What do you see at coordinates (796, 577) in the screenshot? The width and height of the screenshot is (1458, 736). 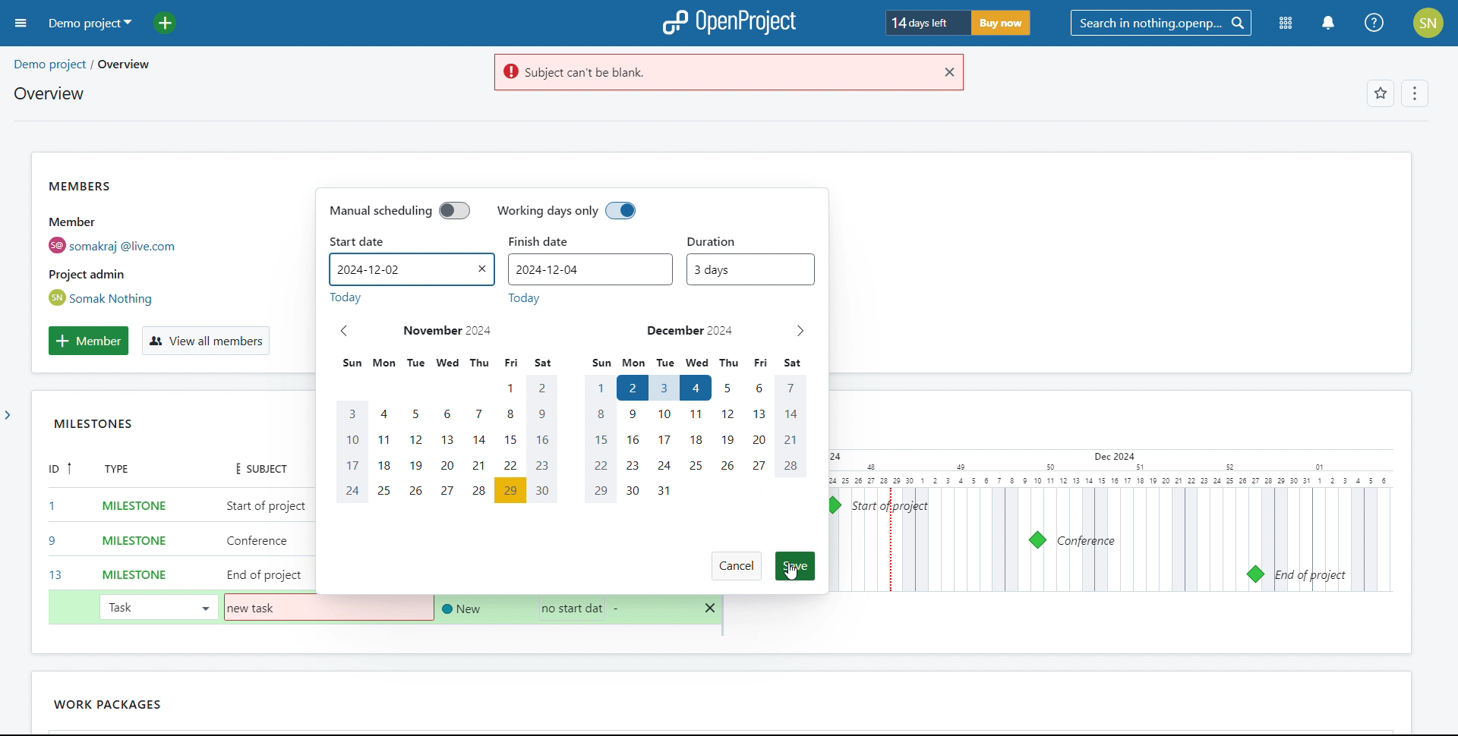 I see `cursor` at bounding box center [796, 577].